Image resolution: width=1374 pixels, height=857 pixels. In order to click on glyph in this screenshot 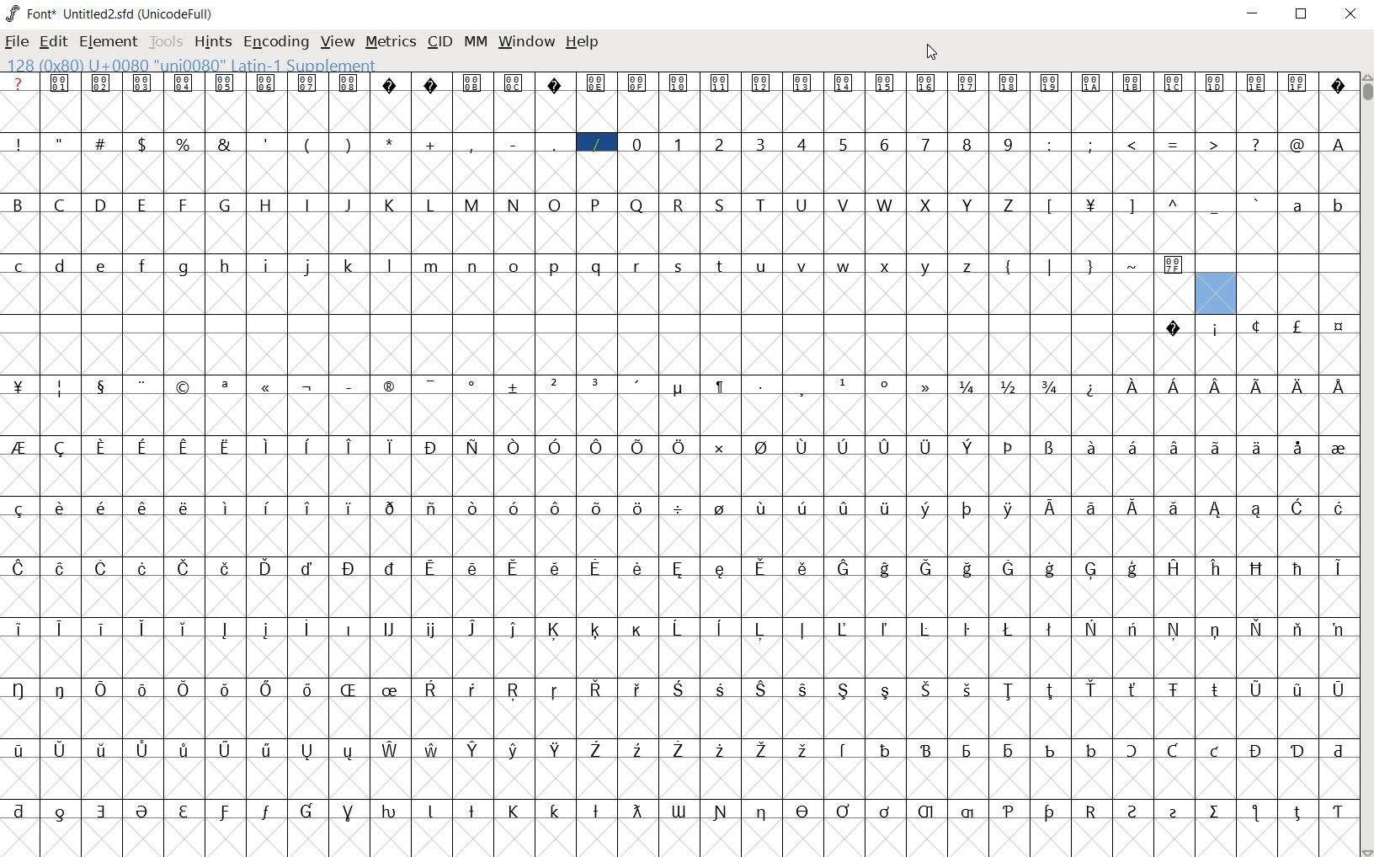, I will do `click(801, 143)`.